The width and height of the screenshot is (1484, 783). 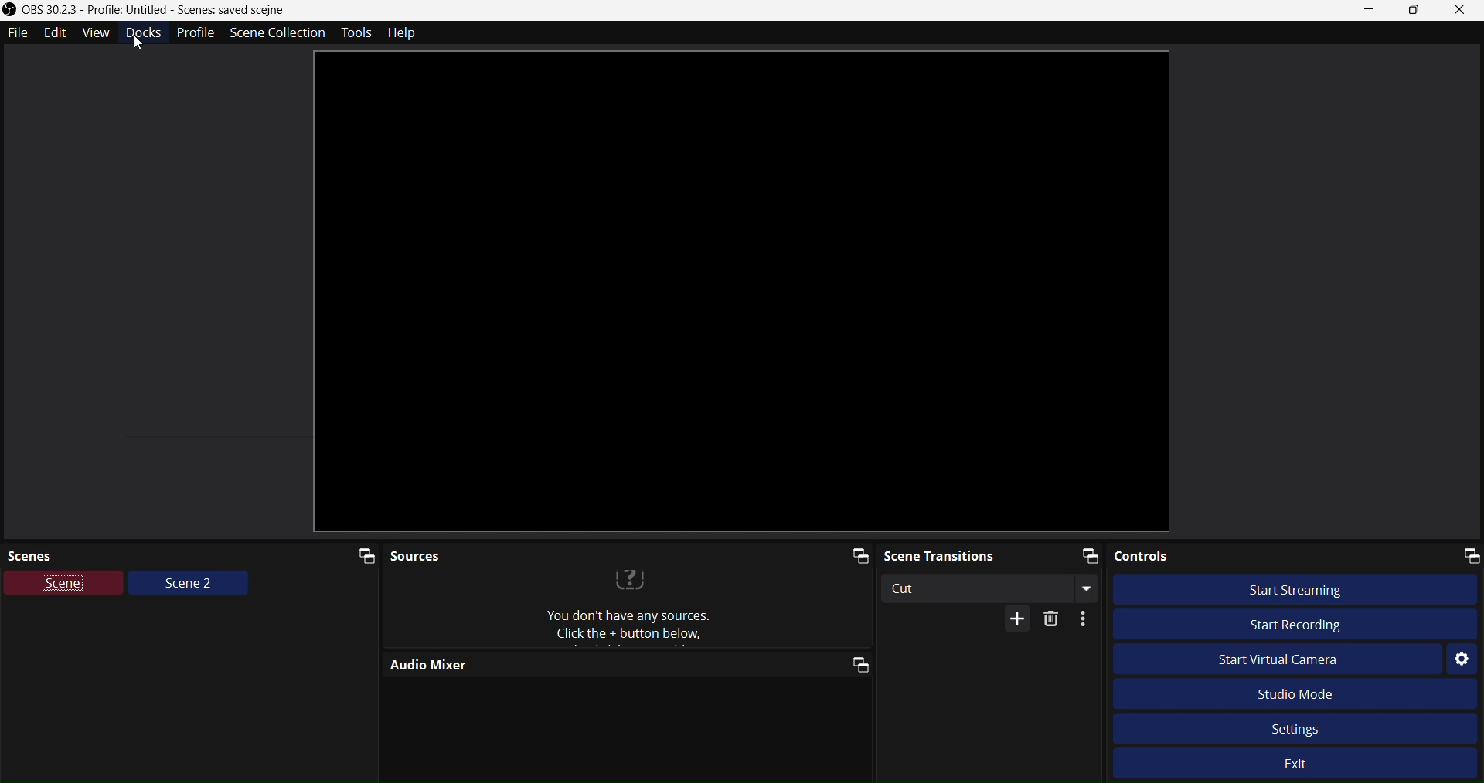 What do you see at coordinates (1290, 622) in the screenshot?
I see `Start Recording` at bounding box center [1290, 622].